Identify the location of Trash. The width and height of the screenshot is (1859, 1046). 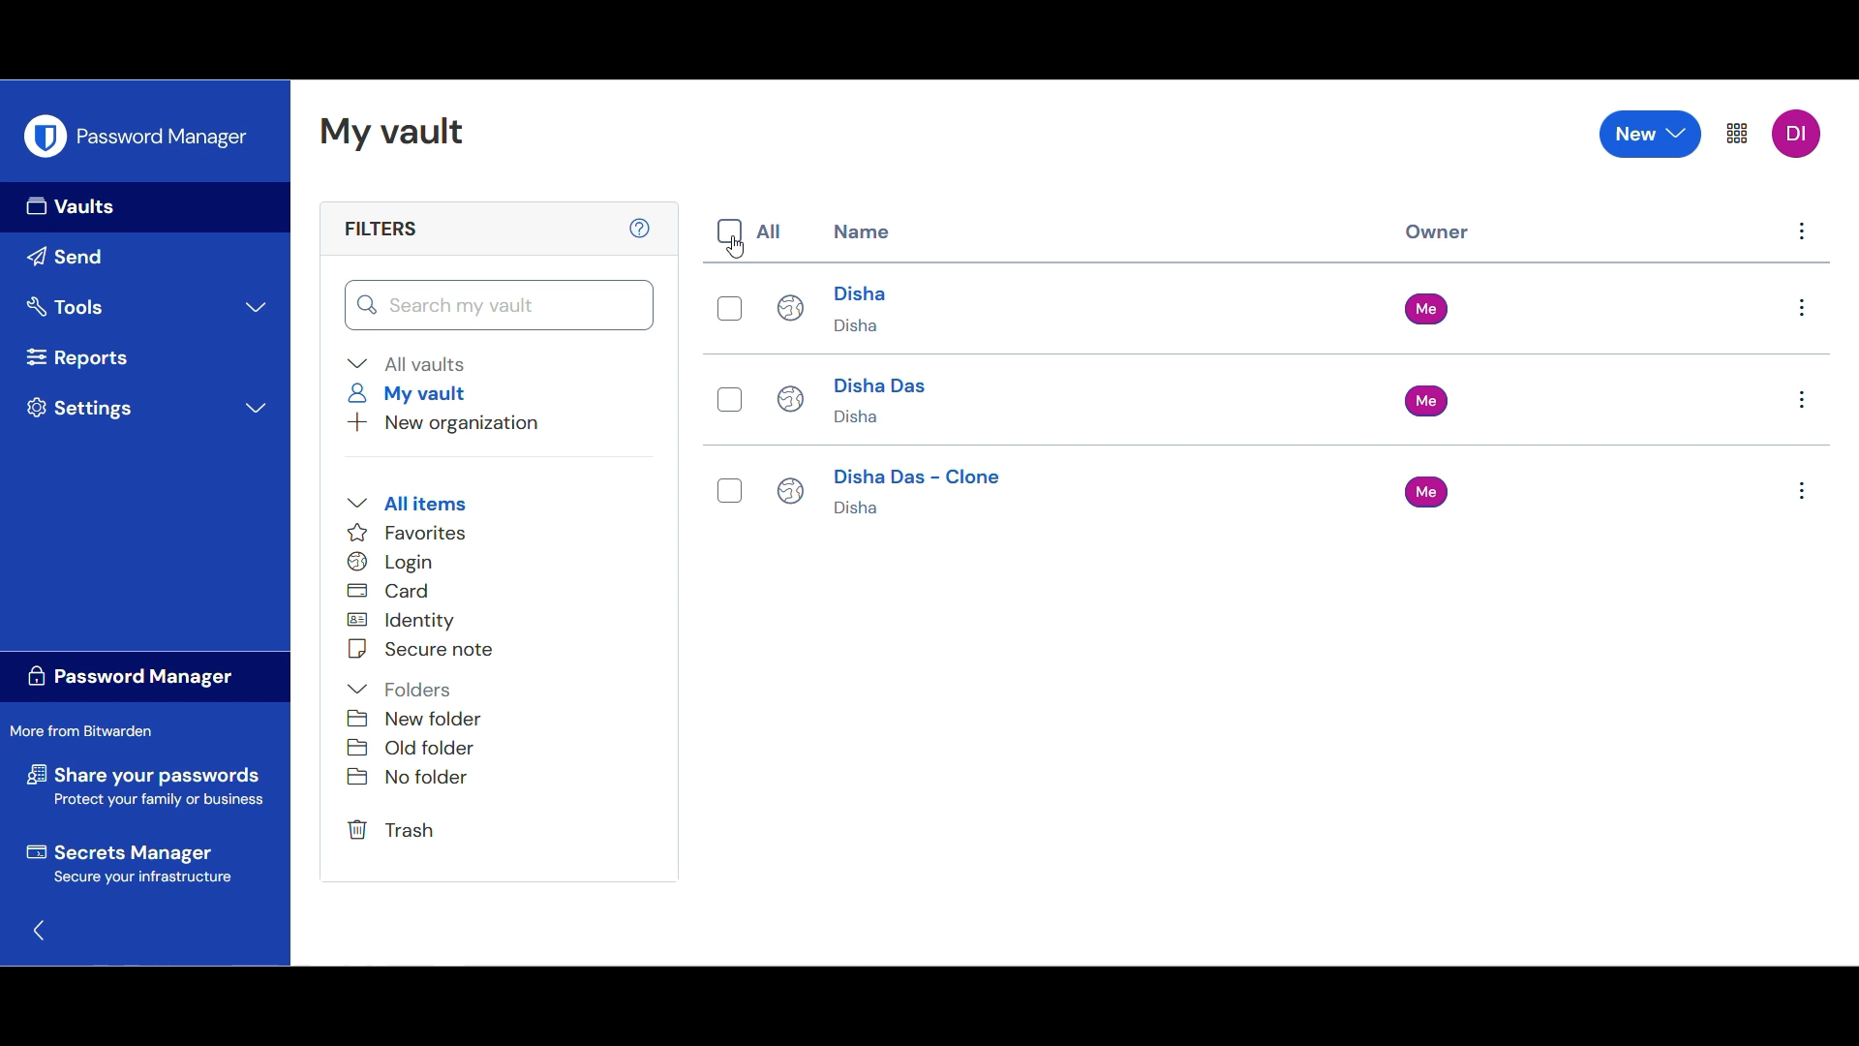
(395, 831).